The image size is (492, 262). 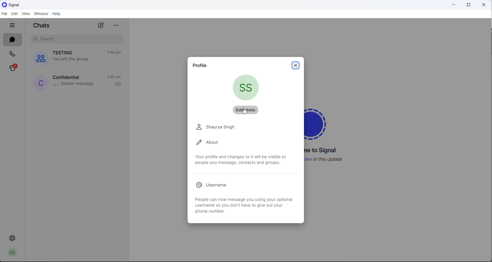 I want to click on welcome message, so click(x=323, y=151).